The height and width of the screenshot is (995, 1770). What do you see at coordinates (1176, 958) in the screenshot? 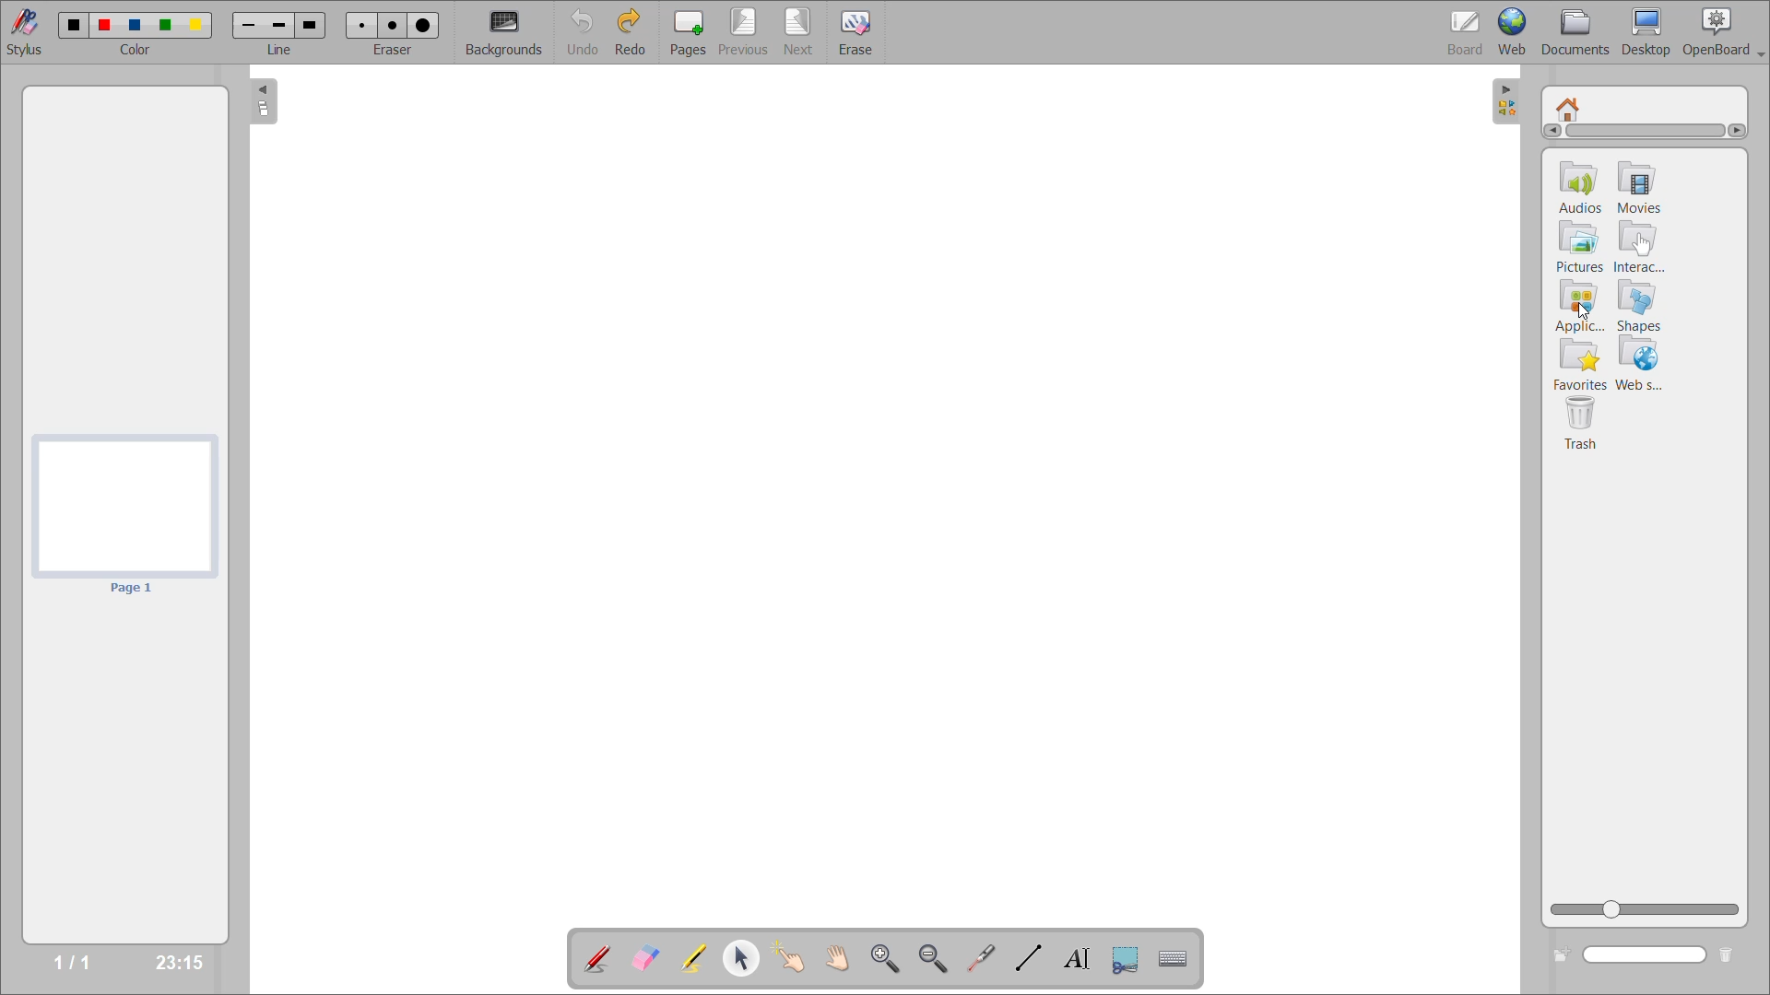
I see `display virtual keyboard` at bounding box center [1176, 958].